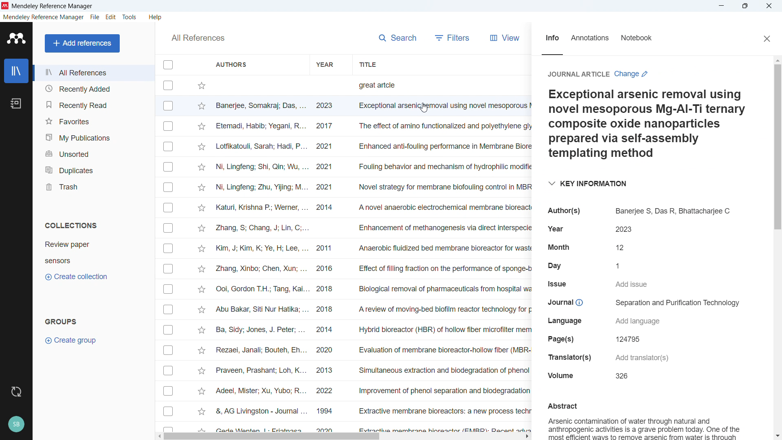 The height and width of the screenshot is (440, 782). I want to click on minimise , so click(722, 6).